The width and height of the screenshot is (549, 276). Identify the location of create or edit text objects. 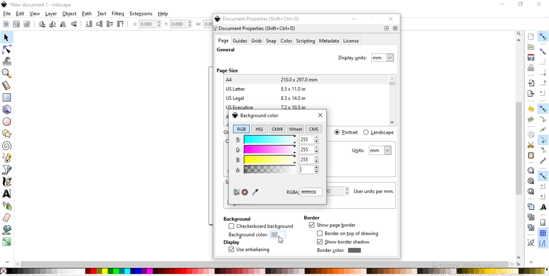
(7, 193).